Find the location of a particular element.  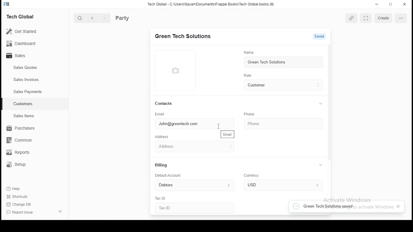

green tech solutions is located at coordinates (283, 62).